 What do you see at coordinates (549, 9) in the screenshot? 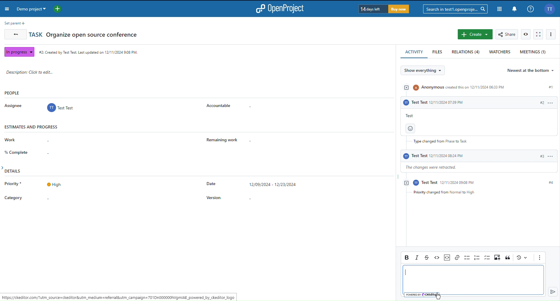
I see `Account` at bounding box center [549, 9].